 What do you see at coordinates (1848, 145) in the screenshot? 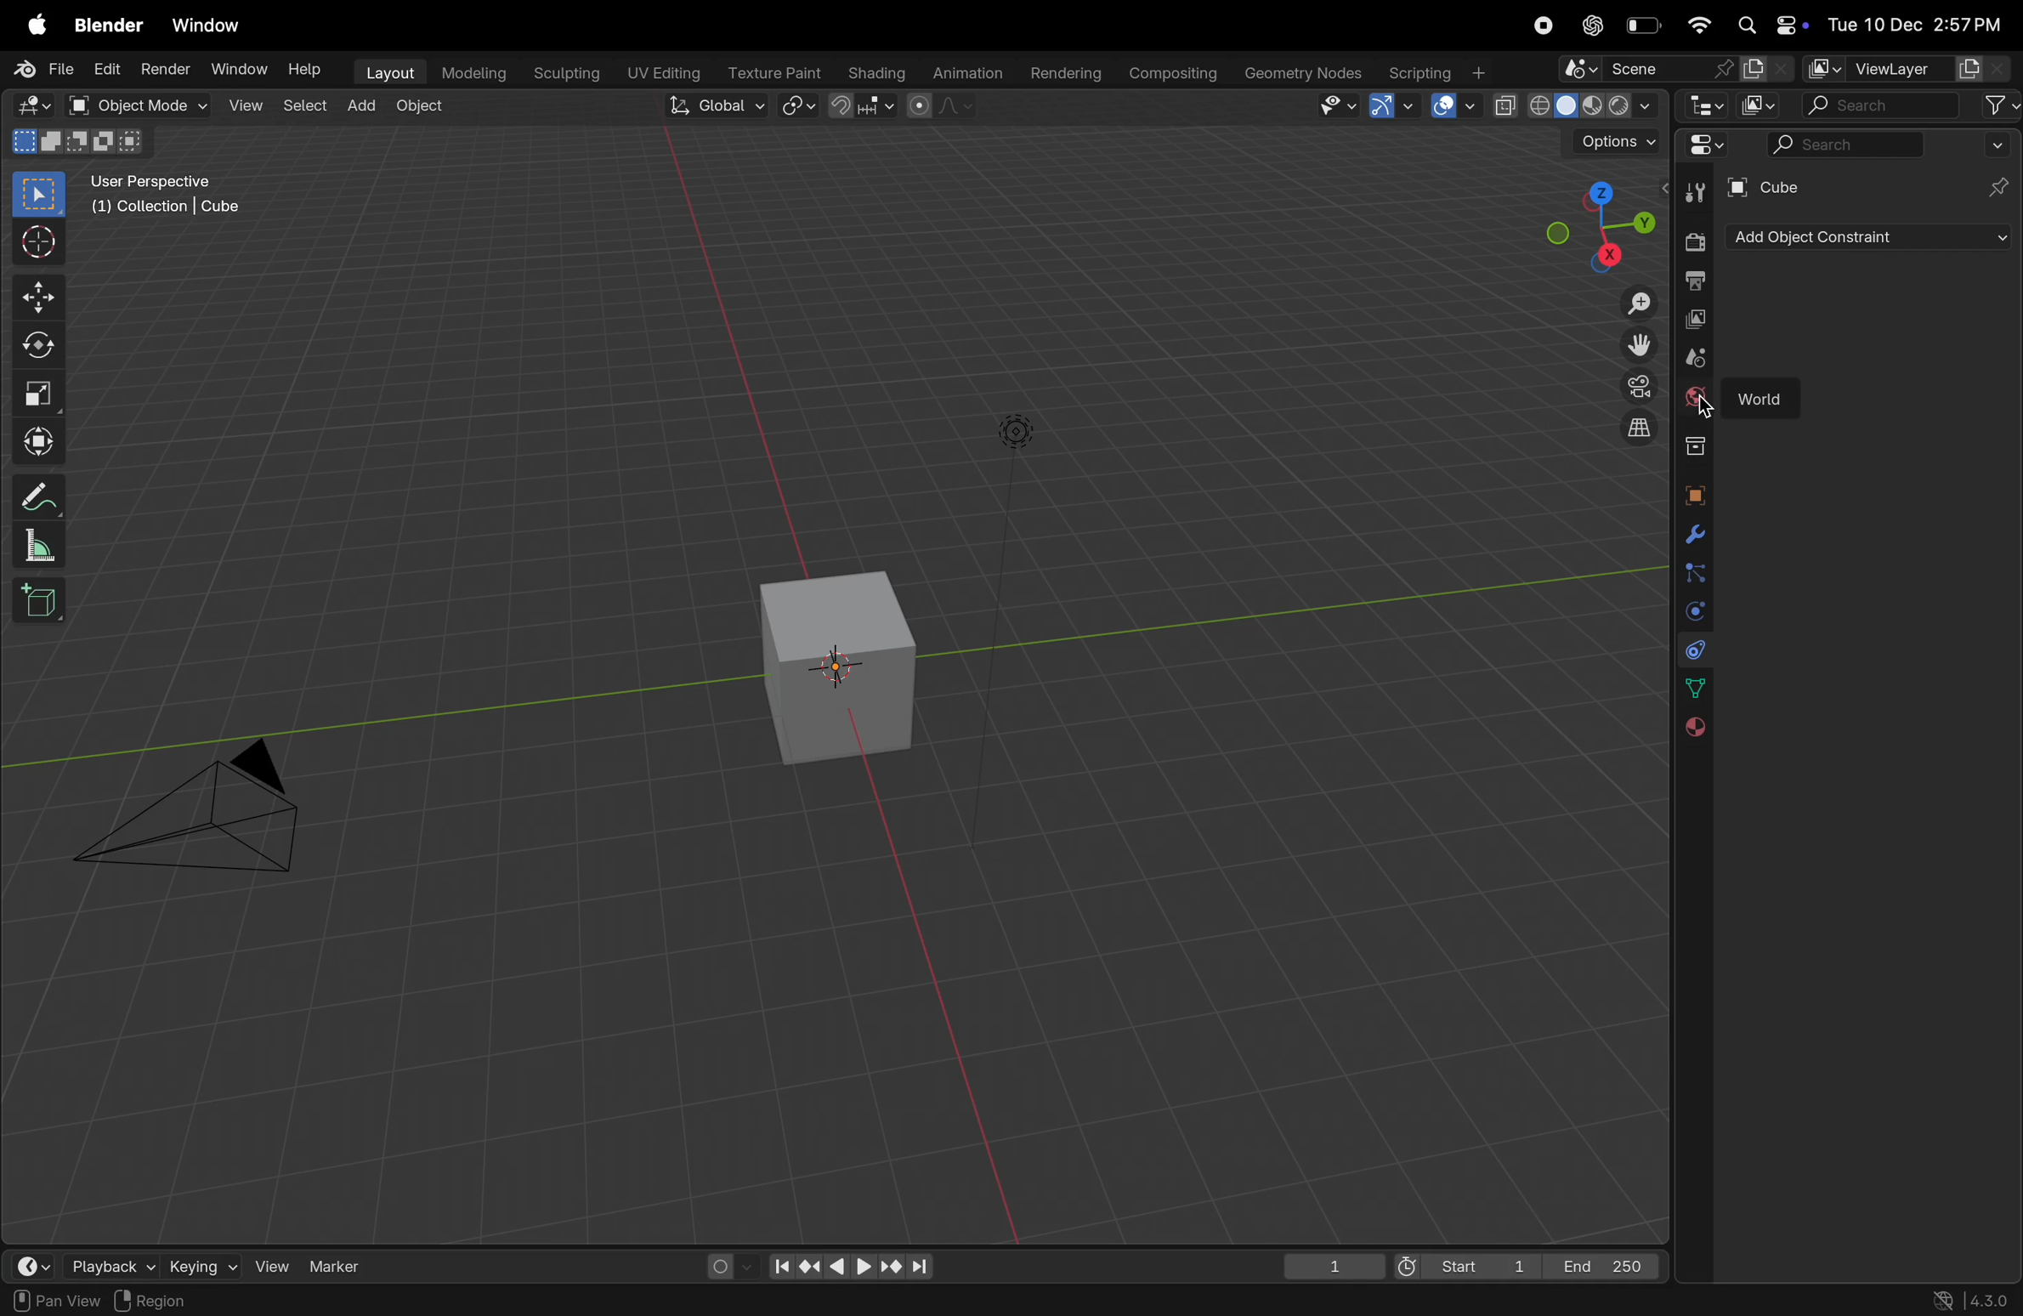
I see `search` at bounding box center [1848, 145].